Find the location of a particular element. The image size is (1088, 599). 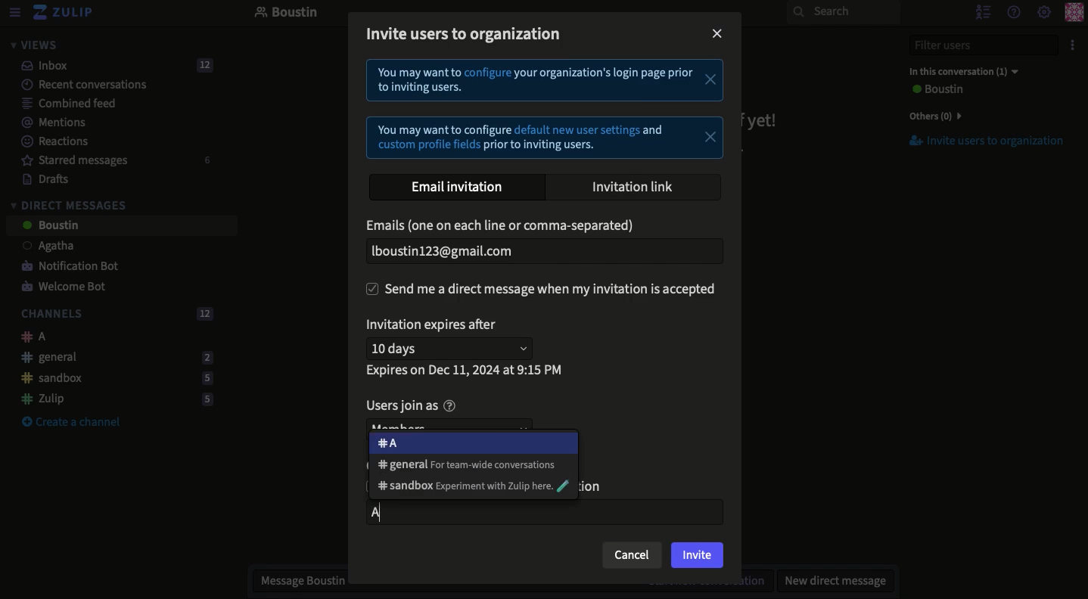

Help is located at coordinates (1012, 11).